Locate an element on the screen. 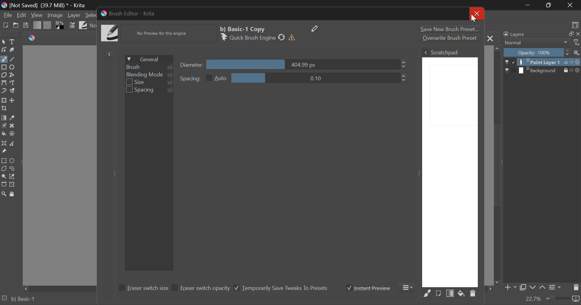 This screenshot has width=581, height=305. choose workspace is located at coordinates (574, 24).